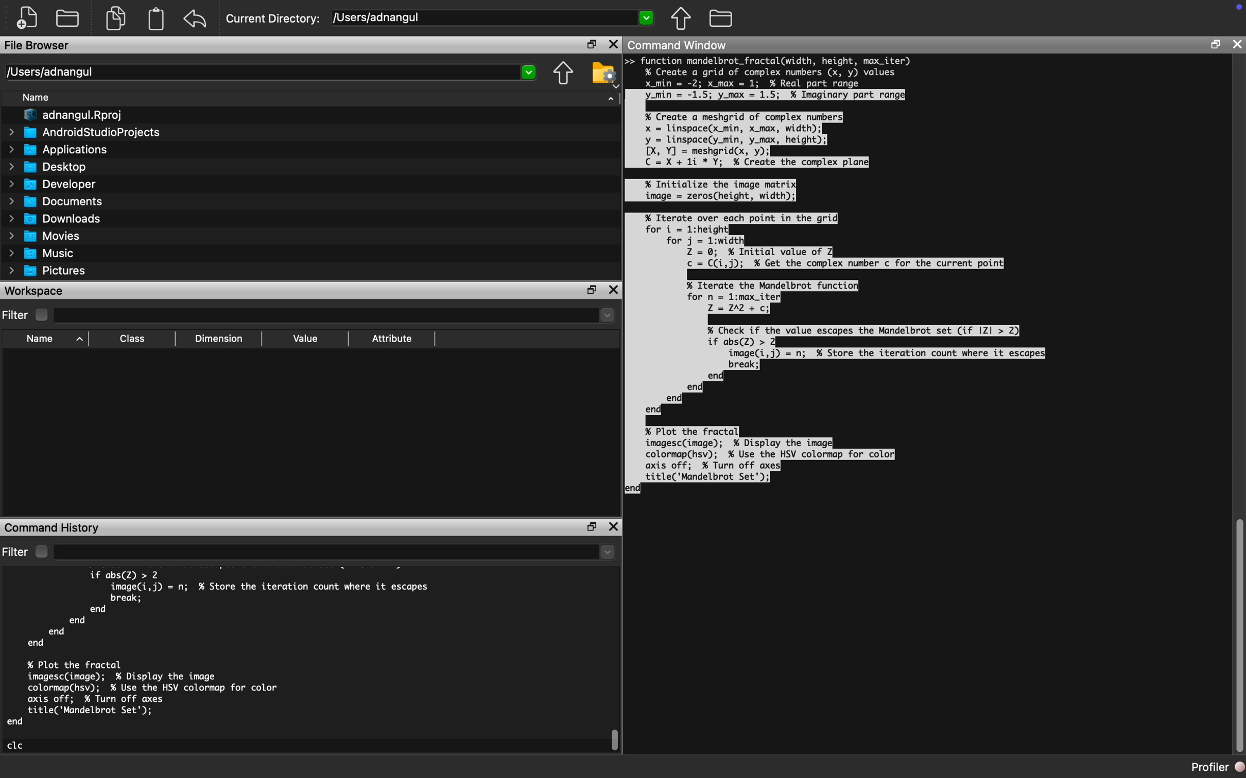  I want to click on Scroll, so click(616, 740).